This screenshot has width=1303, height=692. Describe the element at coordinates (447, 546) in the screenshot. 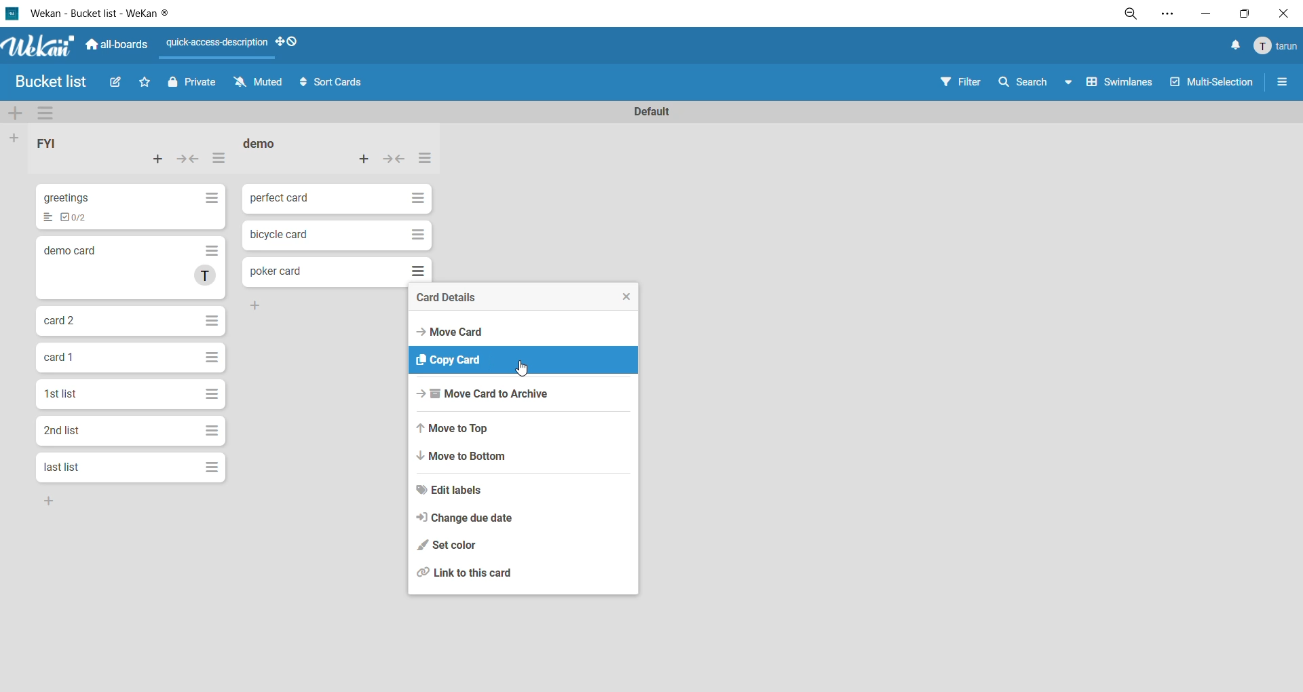

I see `set color` at that location.